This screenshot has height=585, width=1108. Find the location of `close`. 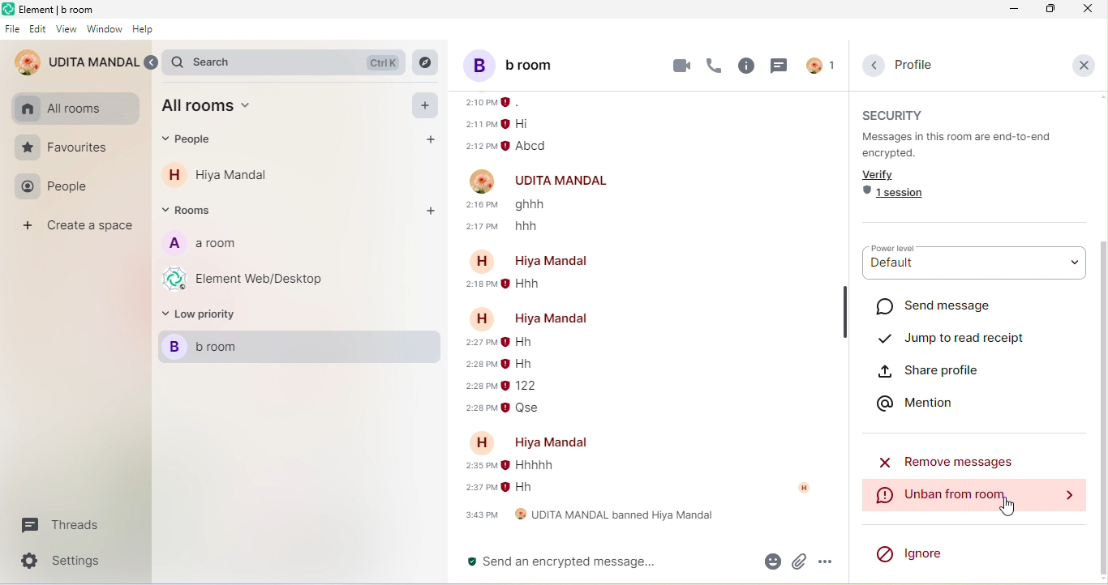

close is located at coordinates (1084, 64).